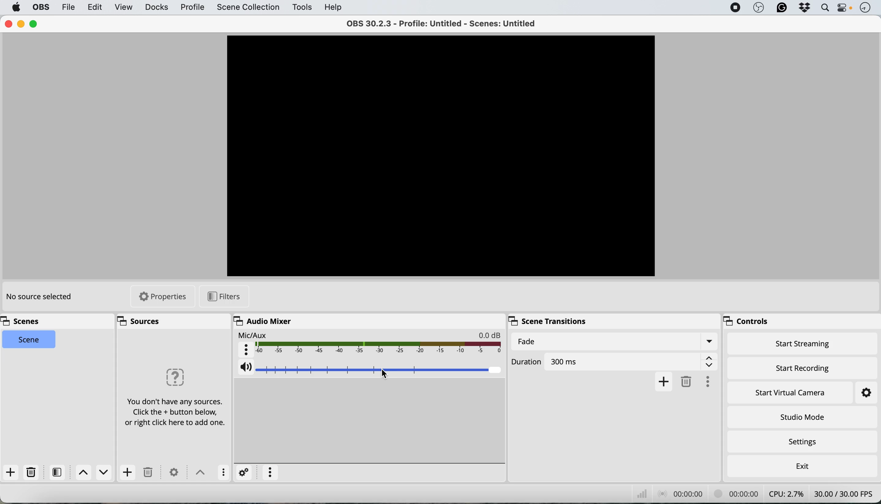 The height and width of the screenshot is (504, 881). What do you see at coordinates (781, 8) in the screenshot?
I see `grammarly` at bounding box center [781, 8].